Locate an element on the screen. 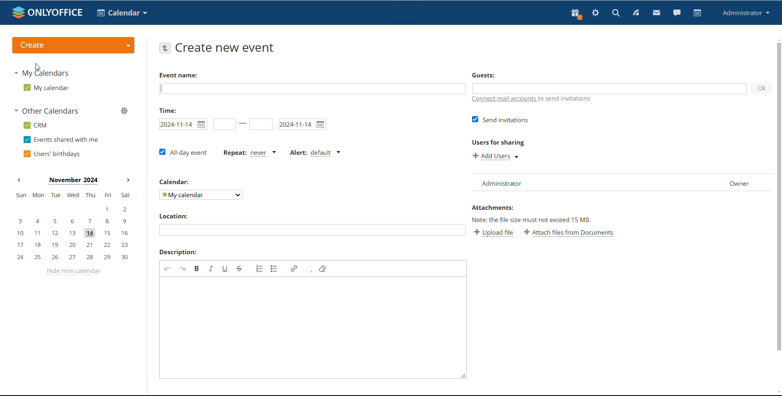 This screenshot has width=782, height=396. next month is located at coordinates (128, 180).